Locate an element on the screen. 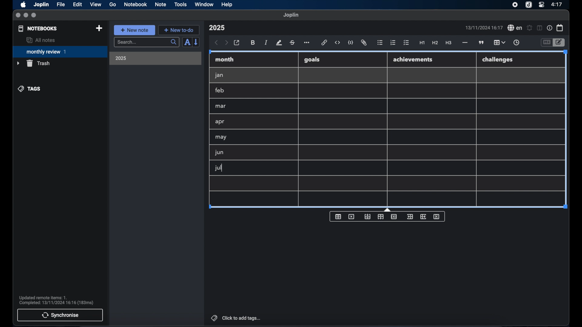 The height and width of the screenshot is (327, 582). note properties is located at coordinates (550, 28).